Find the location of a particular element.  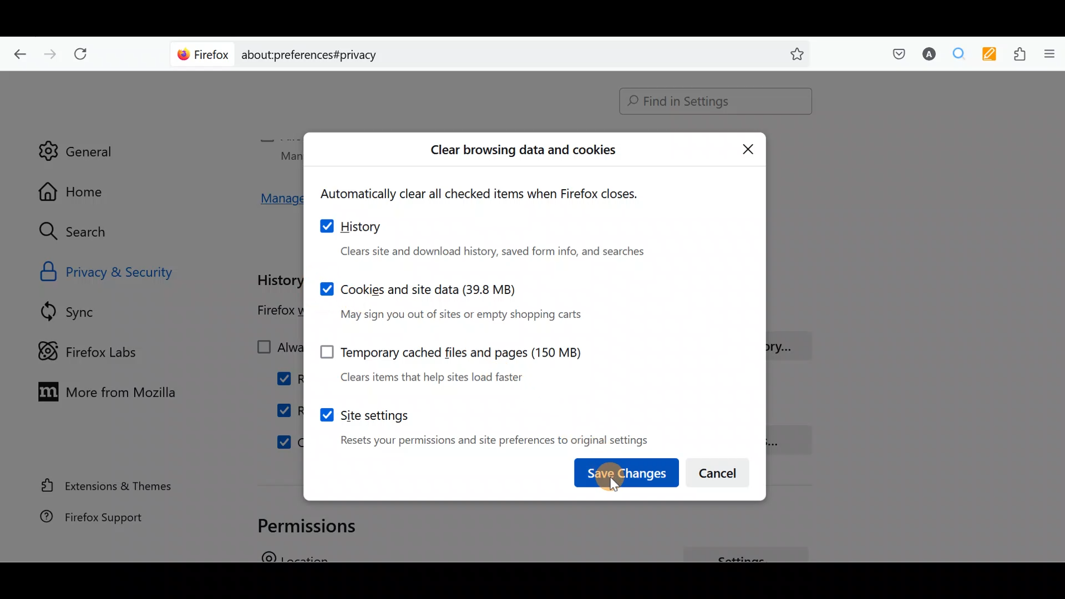

Go back one page is located at coordinates (17, 53).